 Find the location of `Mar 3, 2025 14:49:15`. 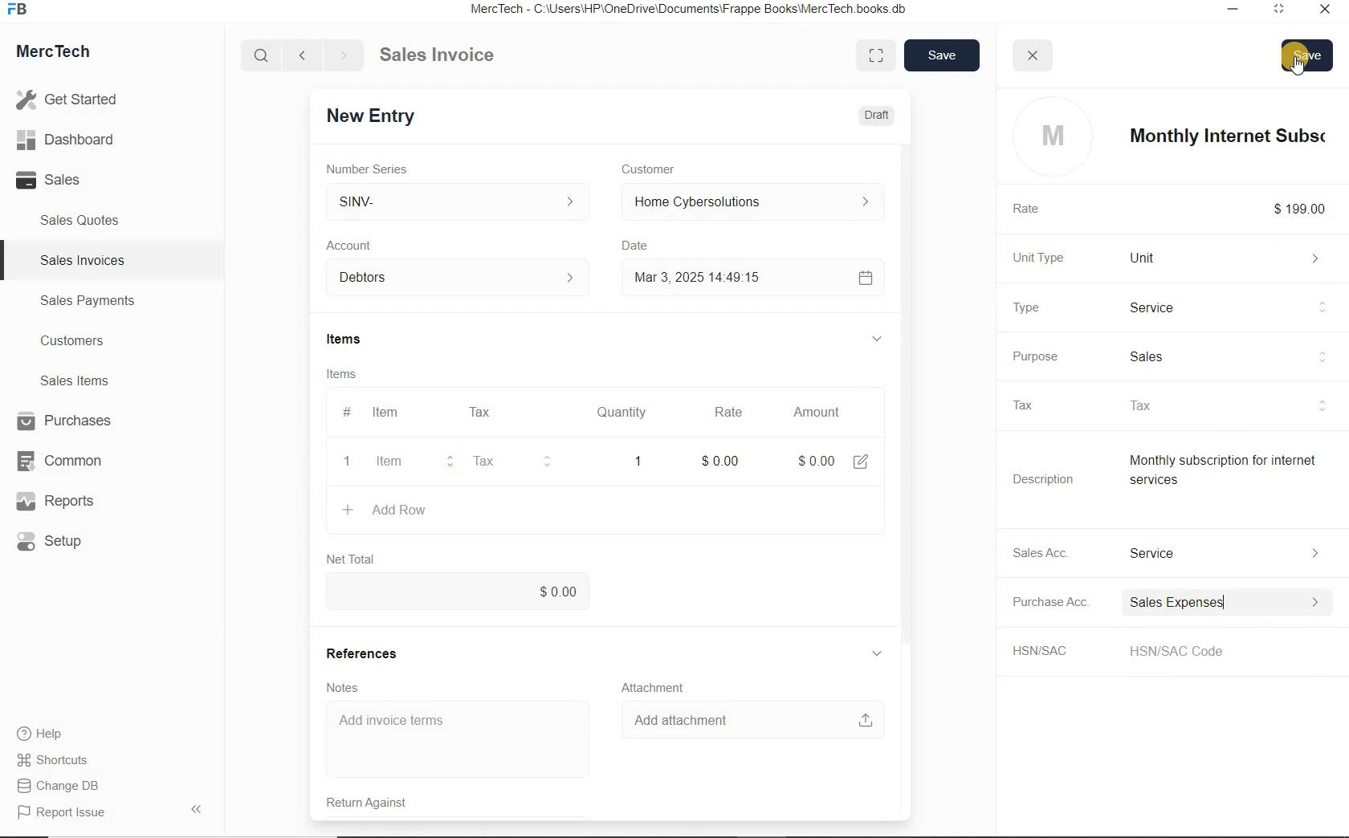

Mar 3, 2025 14:49:15 is located at coordinates (695, 279).